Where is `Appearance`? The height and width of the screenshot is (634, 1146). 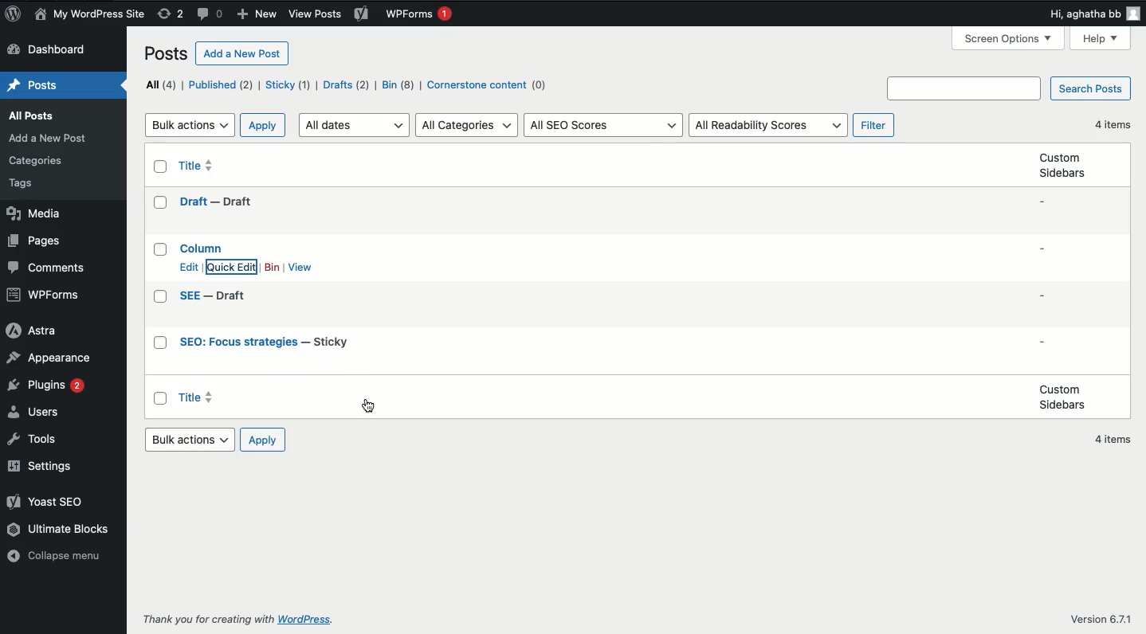 Appearance is located at coordinates (57, 358).